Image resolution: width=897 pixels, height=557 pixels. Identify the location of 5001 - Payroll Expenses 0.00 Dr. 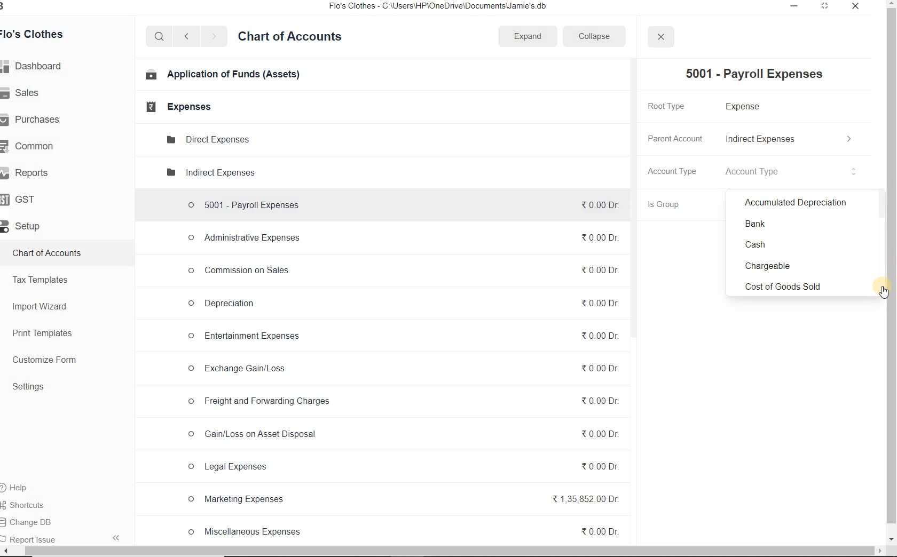
(403, 203).